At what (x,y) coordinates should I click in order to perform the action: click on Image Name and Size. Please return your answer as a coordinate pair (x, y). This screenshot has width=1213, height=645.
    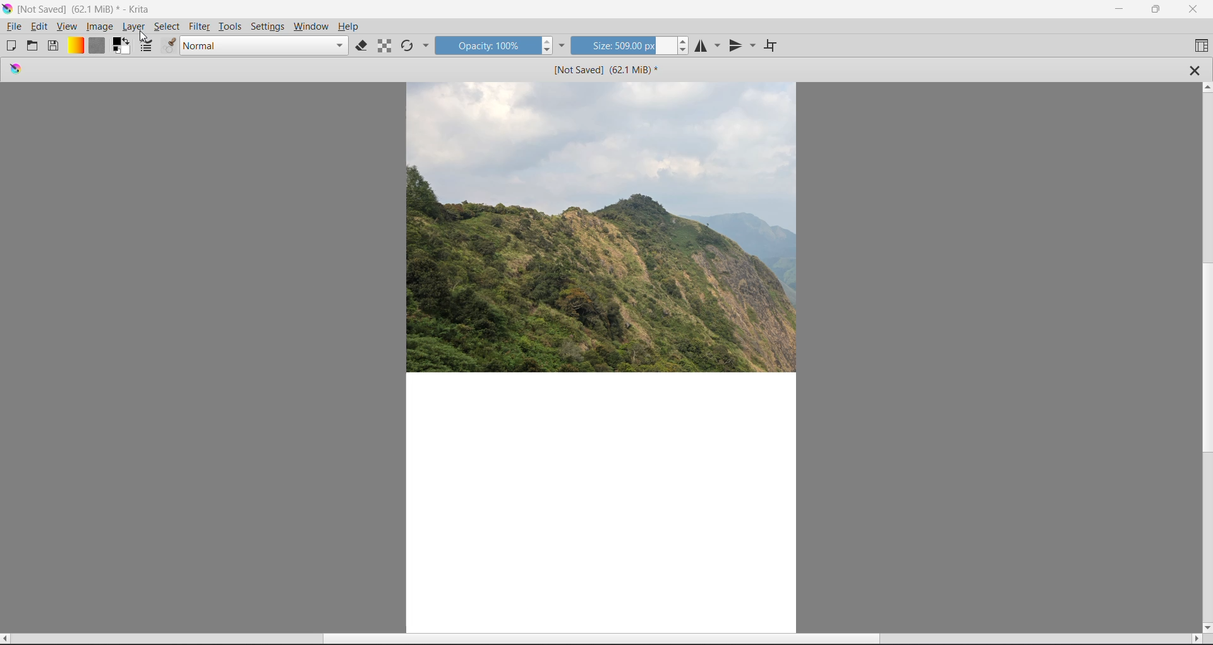
    Looking at the image, I should click on (604, 69).